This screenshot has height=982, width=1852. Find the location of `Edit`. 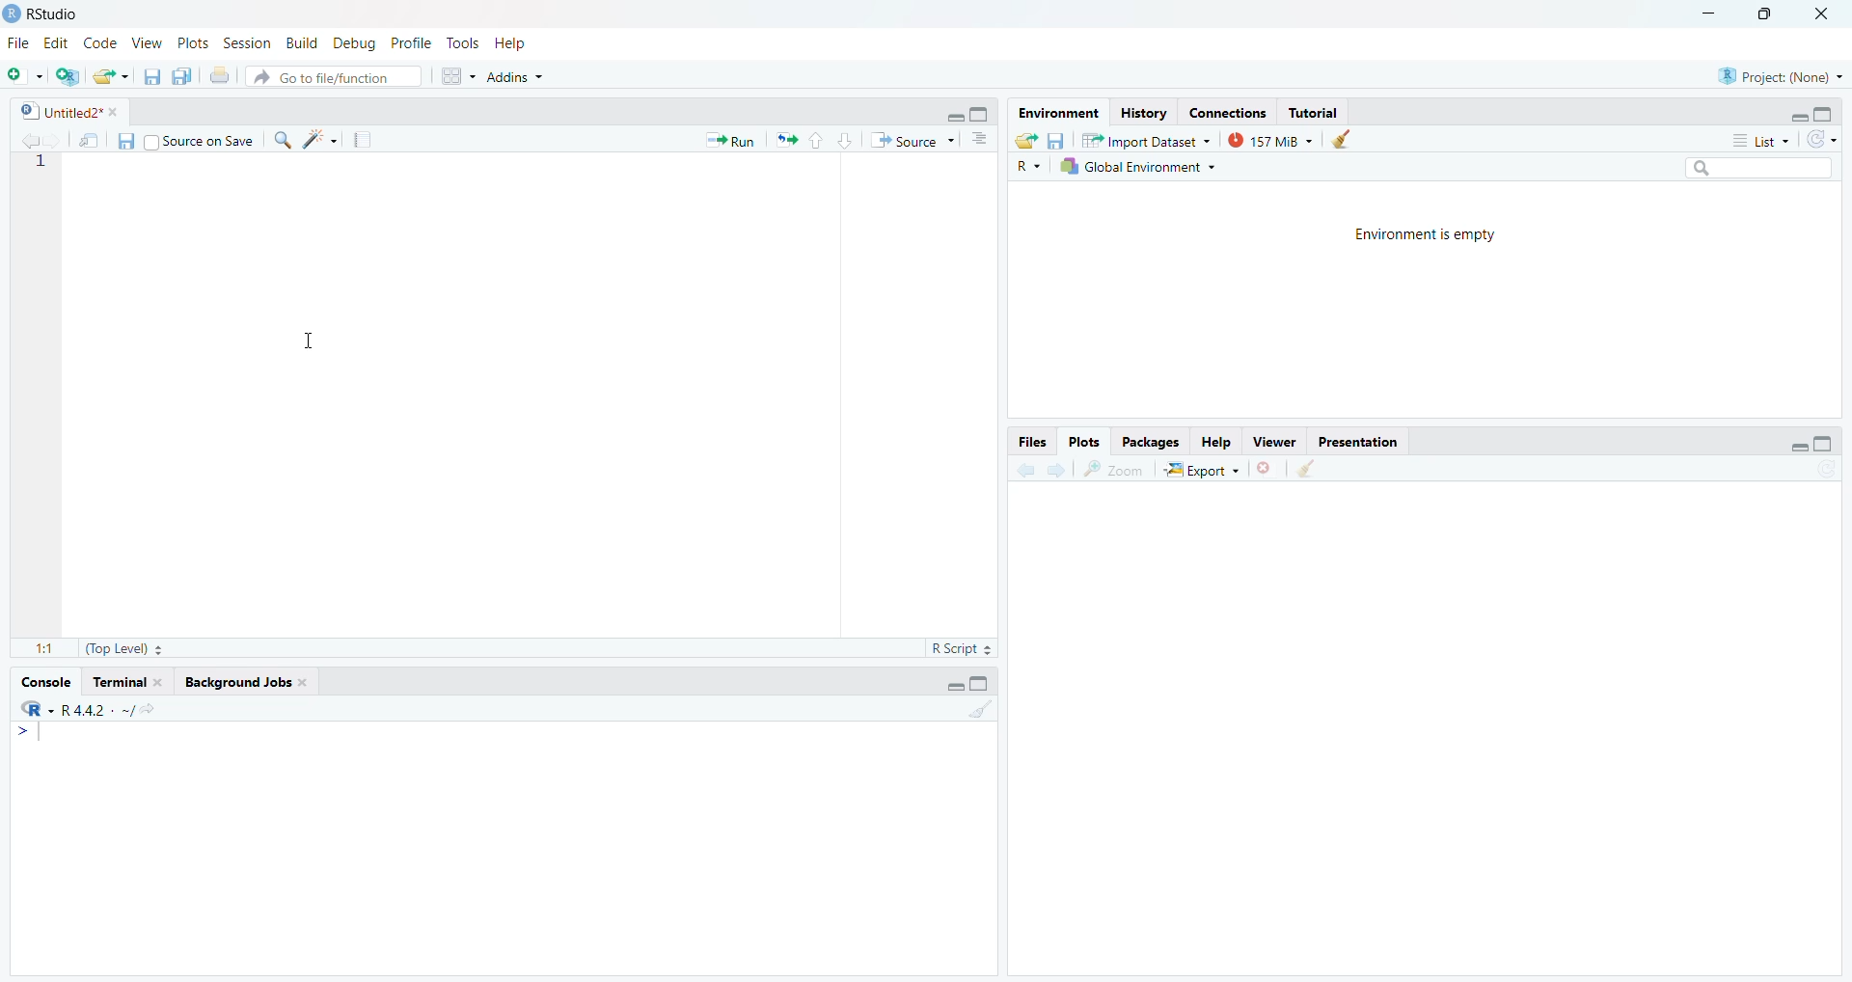

Edit is located at coordinates (56, 41).